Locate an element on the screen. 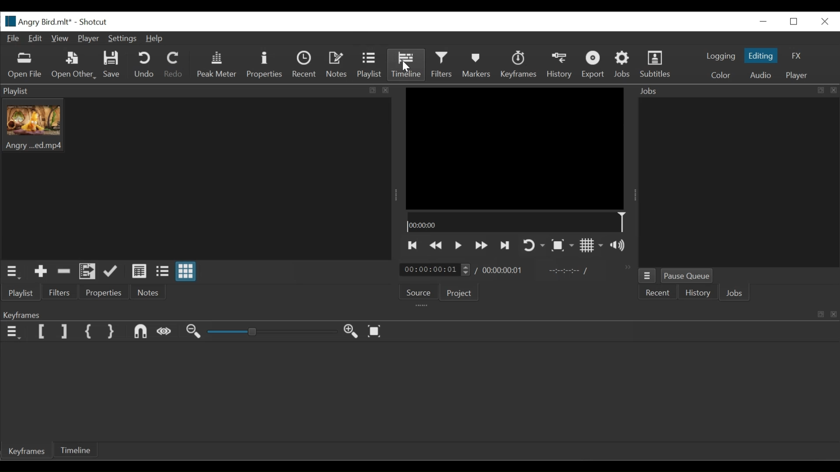  Recent is located at coordinates (659, 293).